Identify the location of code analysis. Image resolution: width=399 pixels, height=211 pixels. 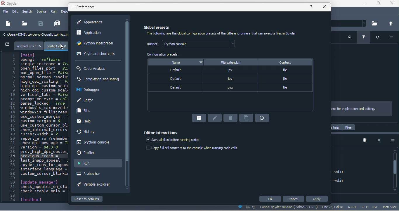
(92, 68).